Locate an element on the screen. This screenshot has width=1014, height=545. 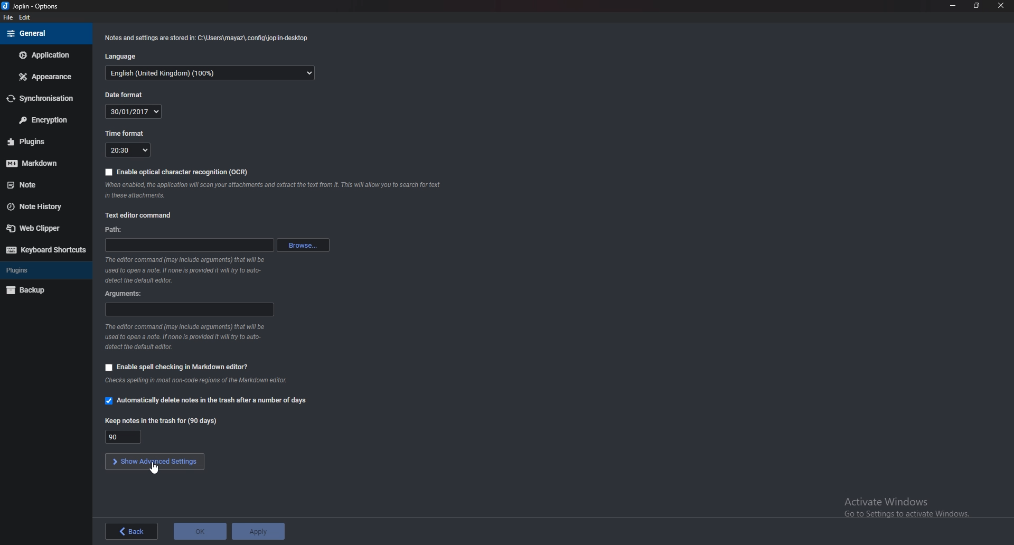
Plugins is located at coordinates (32, 142).